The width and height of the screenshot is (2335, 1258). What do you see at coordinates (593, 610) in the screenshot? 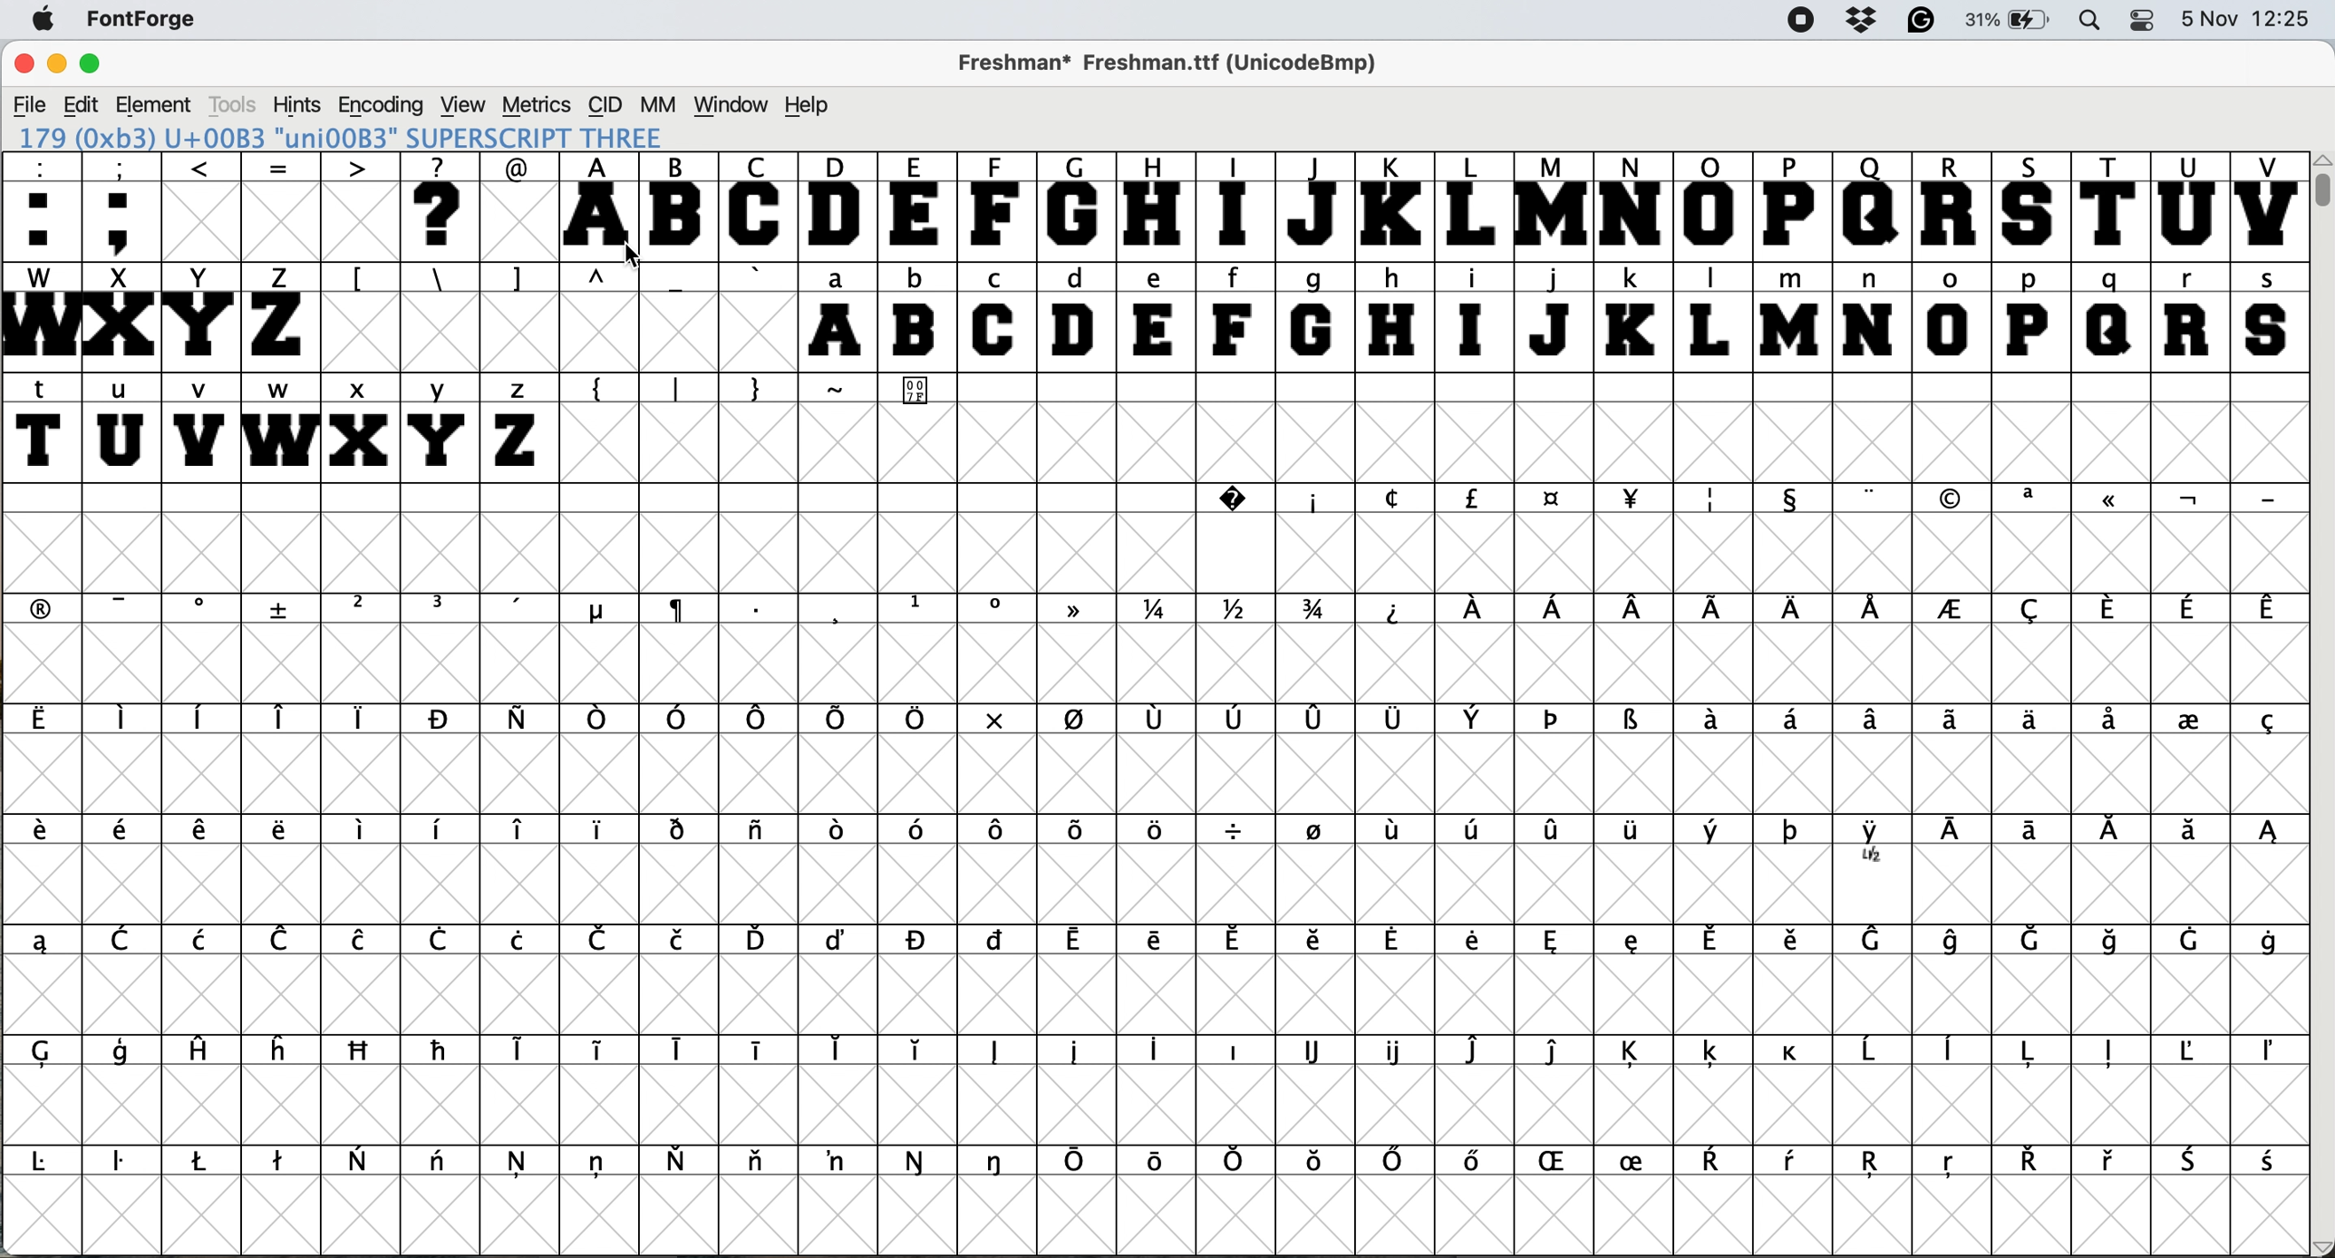
I see `symbol` at bounding box center [593, 610].